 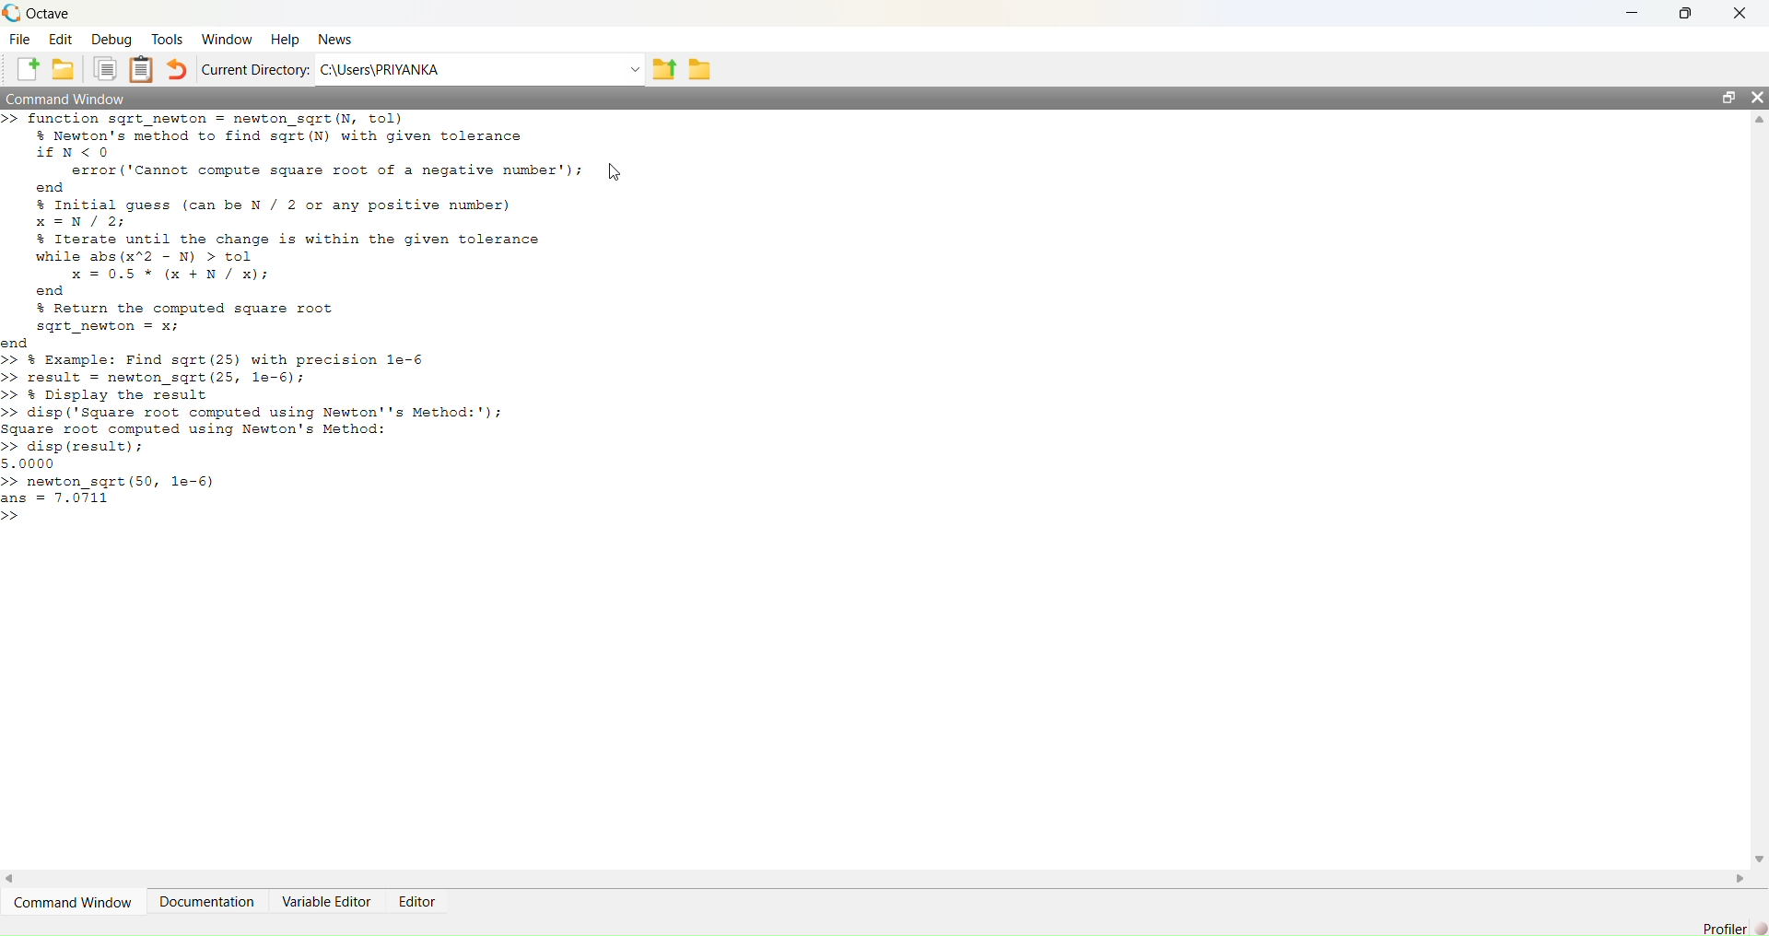 I want to click on Up, so click(x=1757, y=121).